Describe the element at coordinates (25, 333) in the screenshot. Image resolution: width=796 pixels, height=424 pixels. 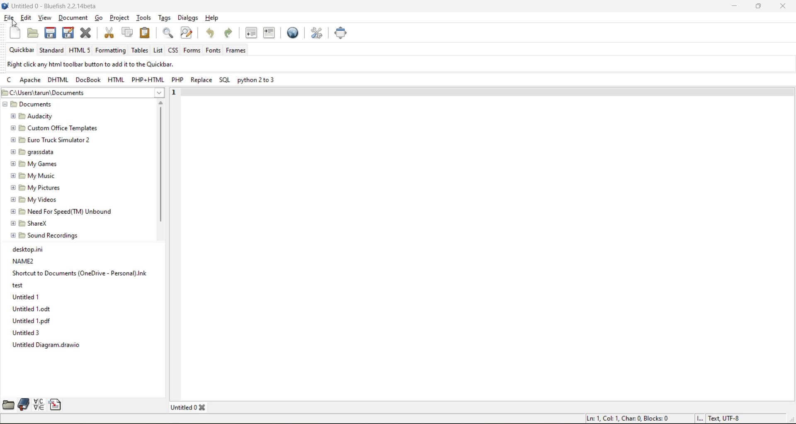
I see `Untitled 3` at that location.